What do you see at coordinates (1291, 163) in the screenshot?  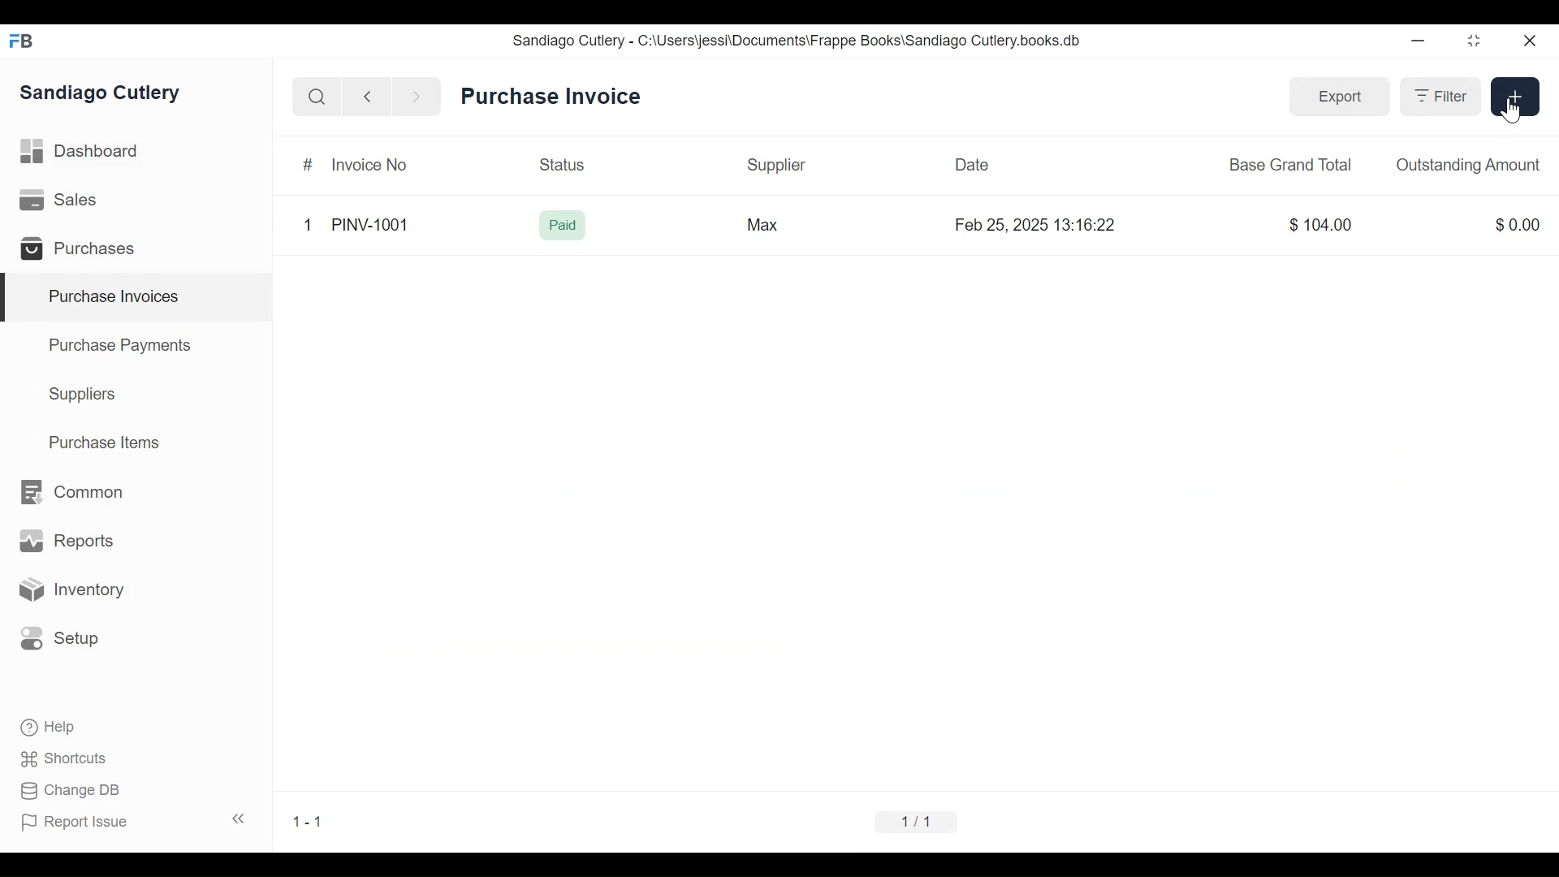 I see `Base Grand Total` at bounding box center [1291, 163].